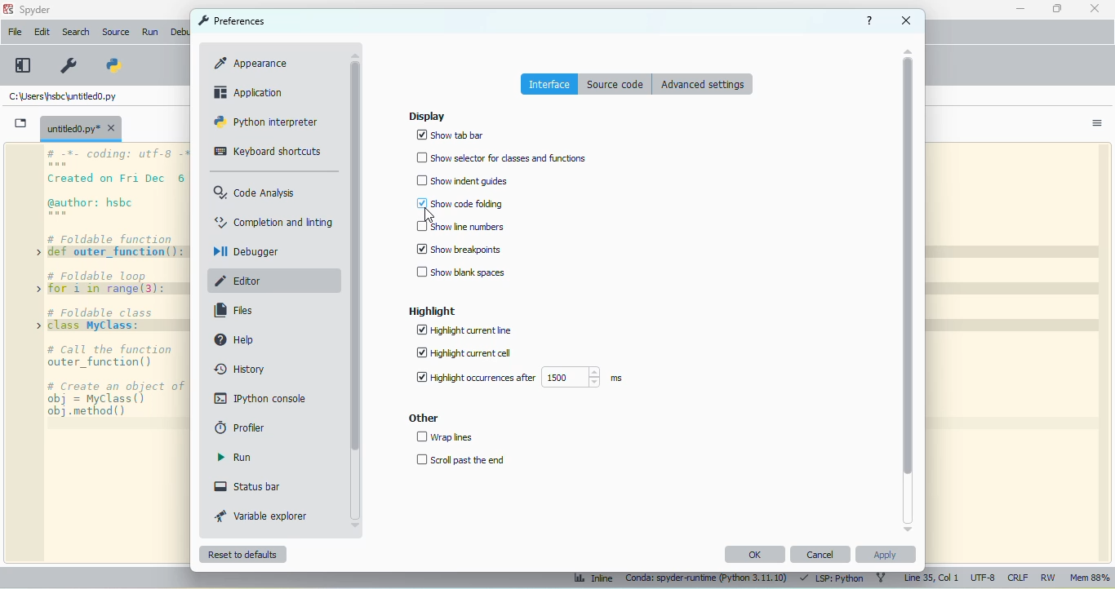  What do you see at coordinates (705, 580) in the screenshot?
I see `conda: spyder-runtime (python 3. 11. 10)` at bounding box center [705, 580].